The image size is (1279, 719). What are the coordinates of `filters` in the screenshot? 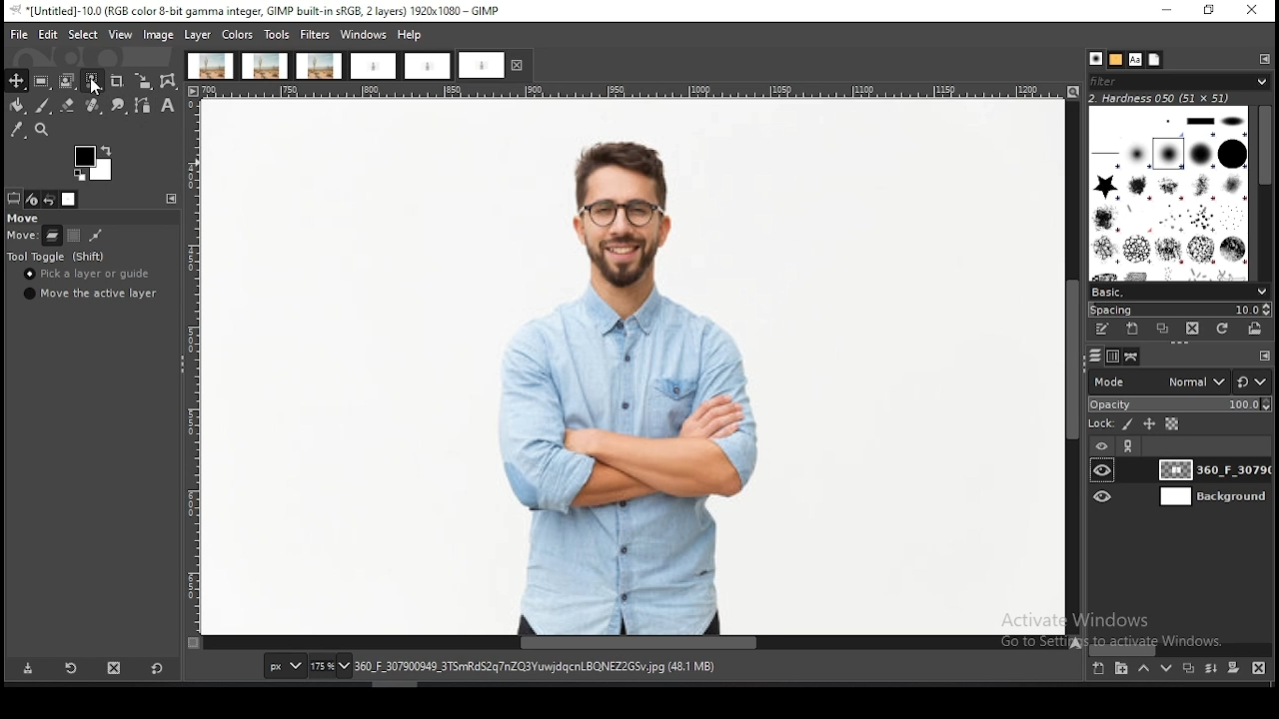 It's located at (316, 35).